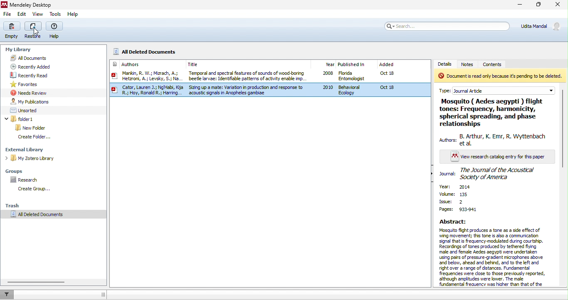 The width and height of the screenshot is (568, 300). Describe the element at coordinates (488, 112) in the screenshot. I see `Mosquito ( Aedes aegypti ) flight
tones: Frequency, harmonicity,
spherical spreading, and phase
relationships` at that location.